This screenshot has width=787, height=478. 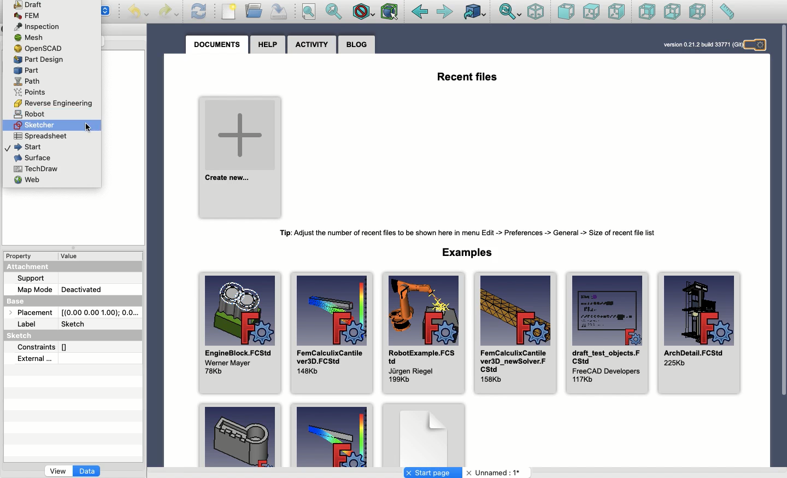 What do you see at coordinates (31, 278) in the screenshot?
I see `Support` at bounding box center [31, 278].